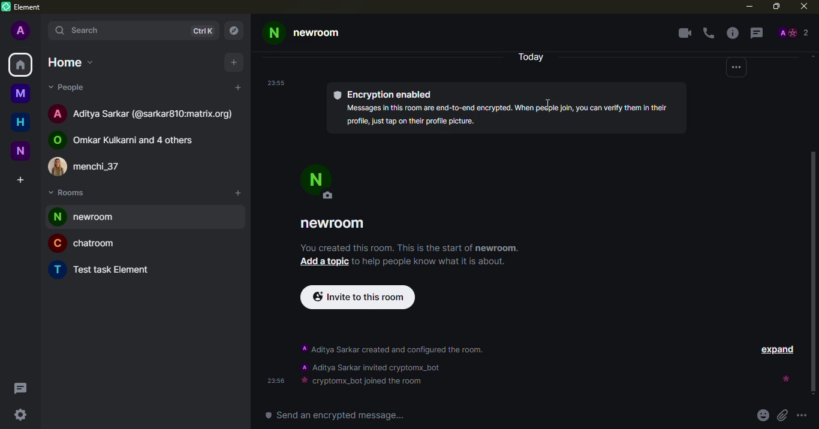  I want to click on today, so click(529, 56).